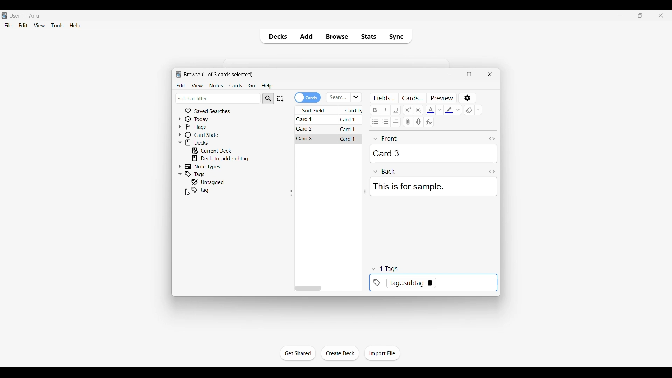 This screenshot has width=672, height=378. Describe the element at coordinates (75, 26) in the screenshot. I see `Help menu` at that location.